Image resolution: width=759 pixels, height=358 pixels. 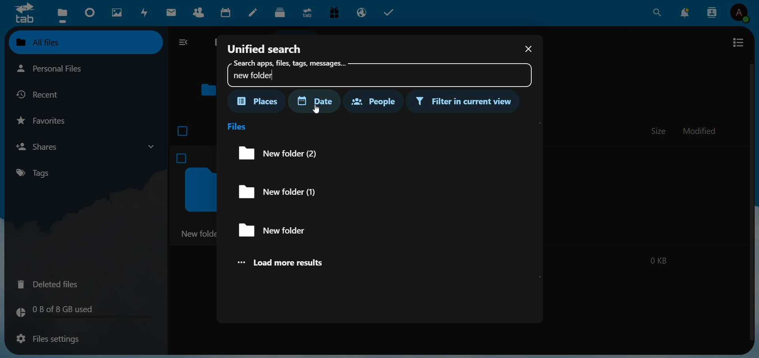 What do you see at coordinates (255, 13) in the screenshot?
I see `notes` at bounding box center [255, 13].